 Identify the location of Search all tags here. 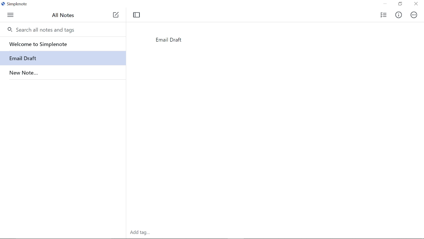
(57, 29).